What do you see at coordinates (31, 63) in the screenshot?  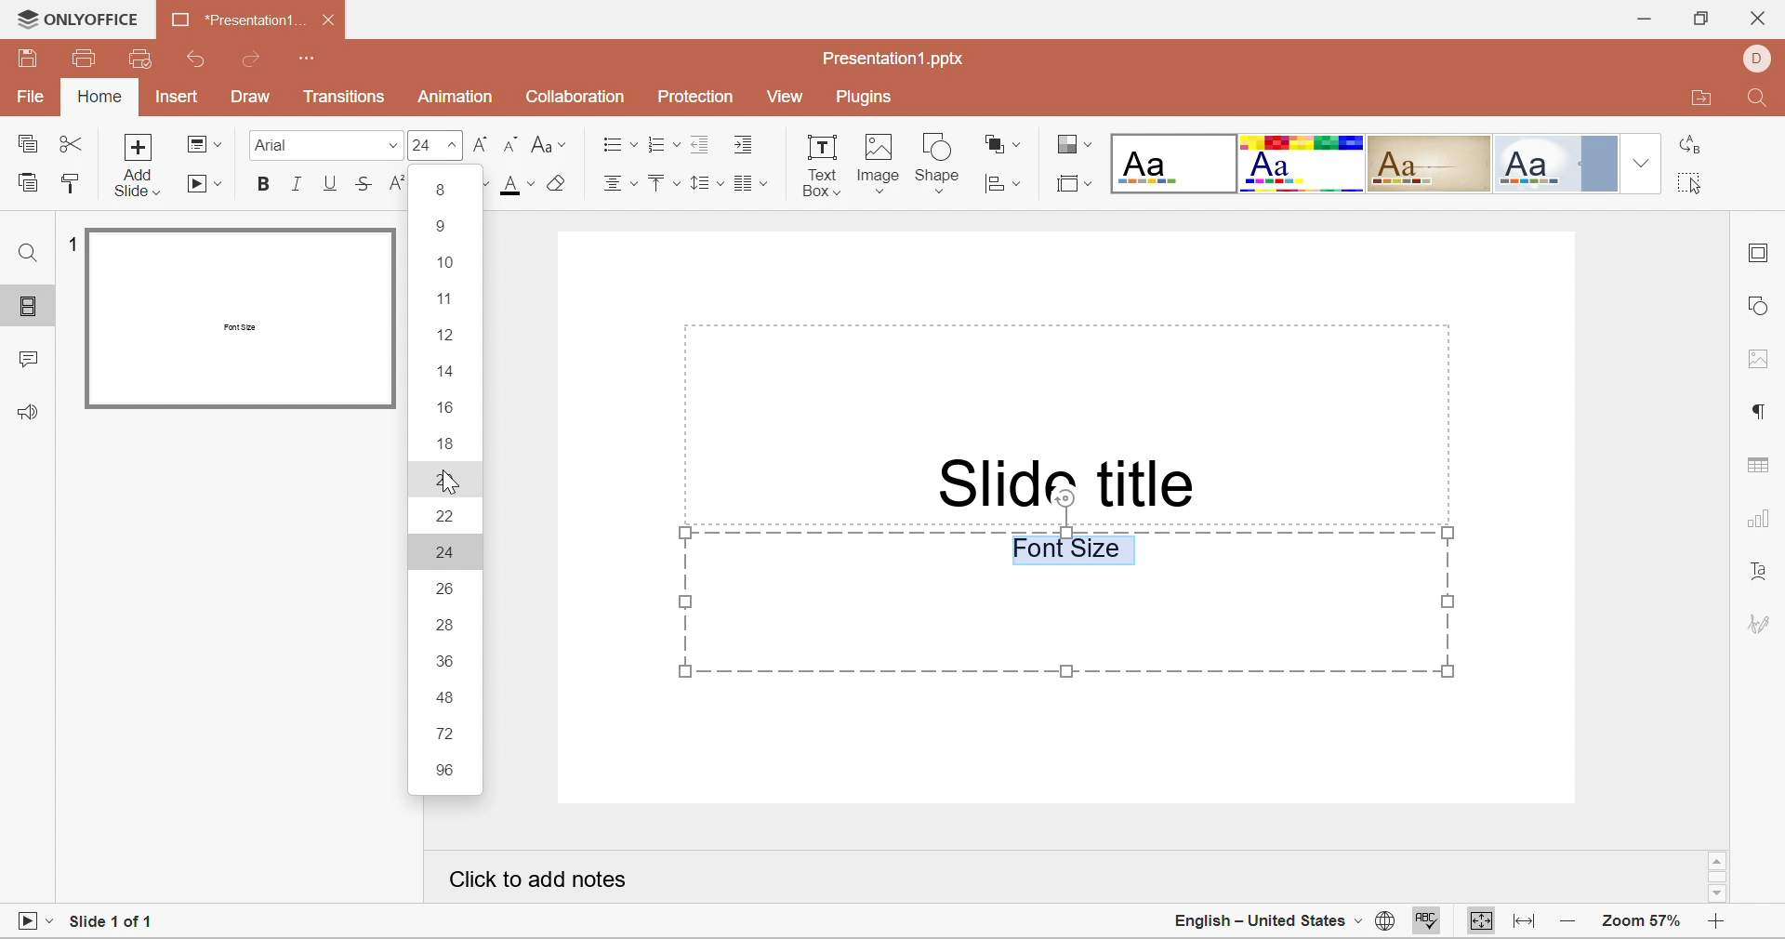 I see `Save` at bounding box center [31, 63].